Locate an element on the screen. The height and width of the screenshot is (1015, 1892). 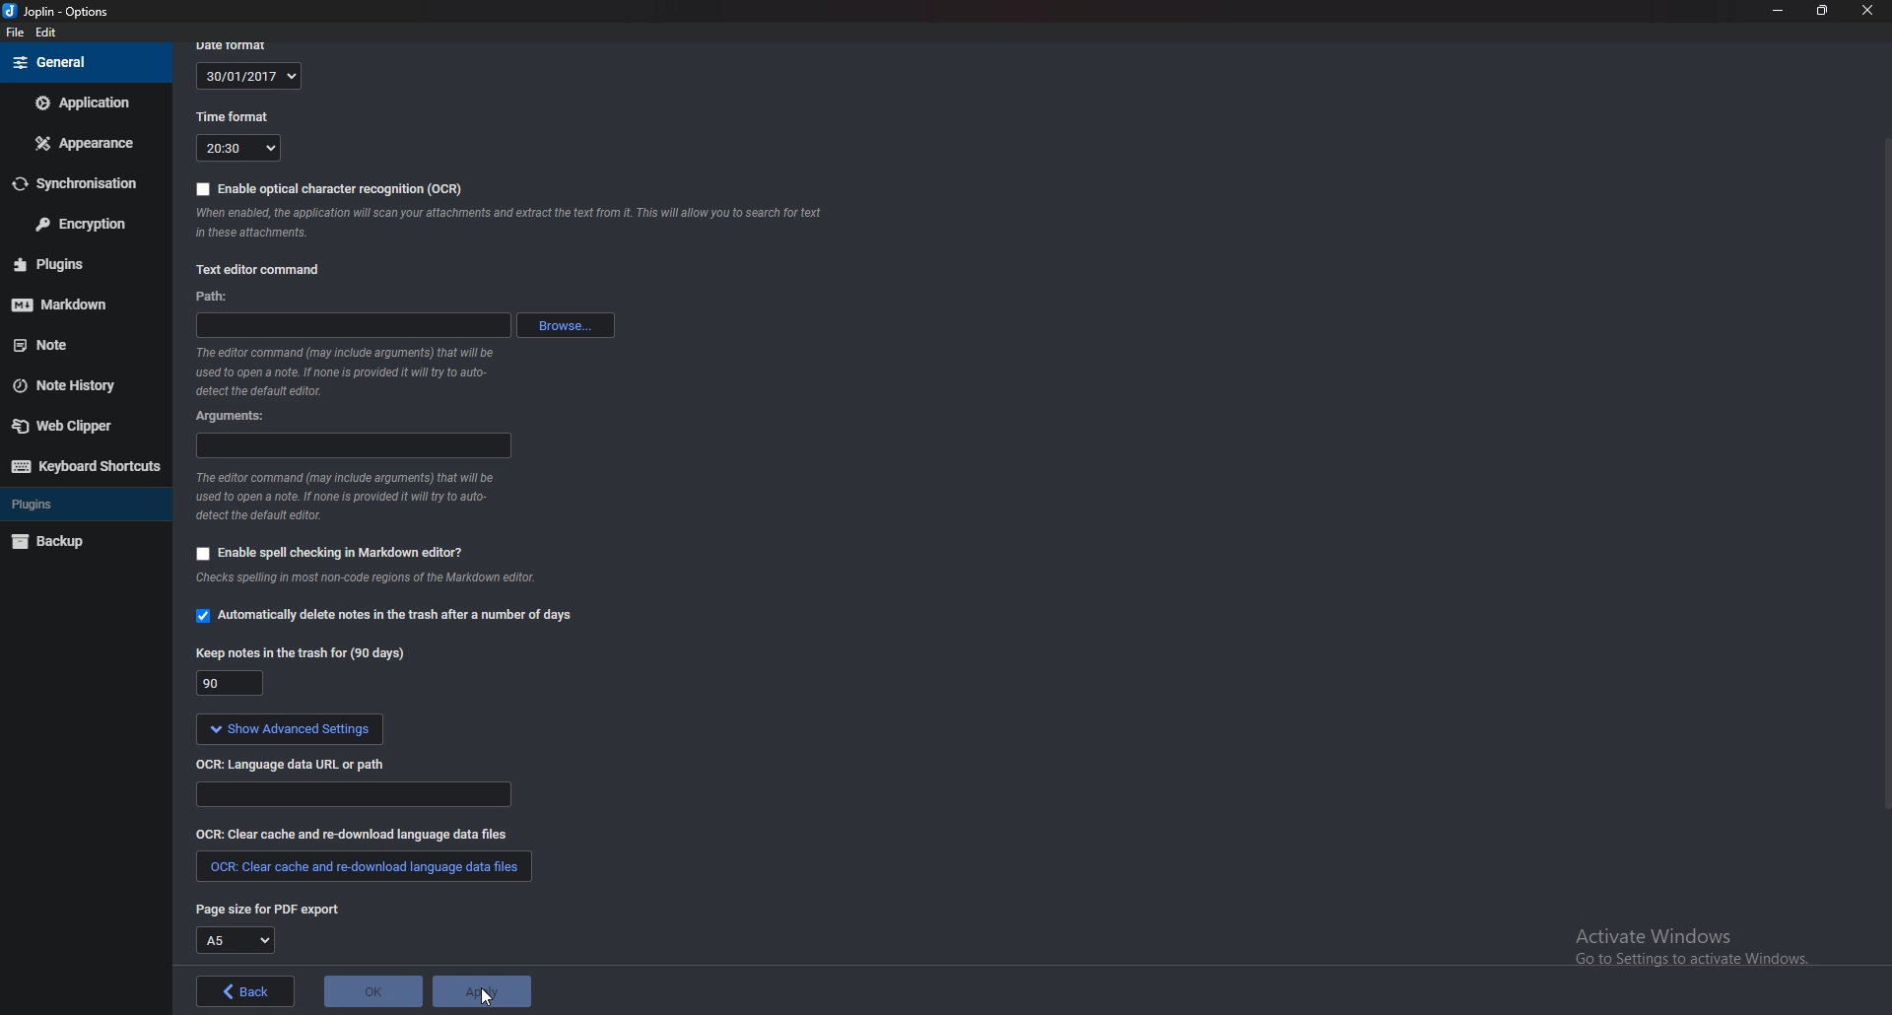
Text editor command is located at coordinates (261, 270).